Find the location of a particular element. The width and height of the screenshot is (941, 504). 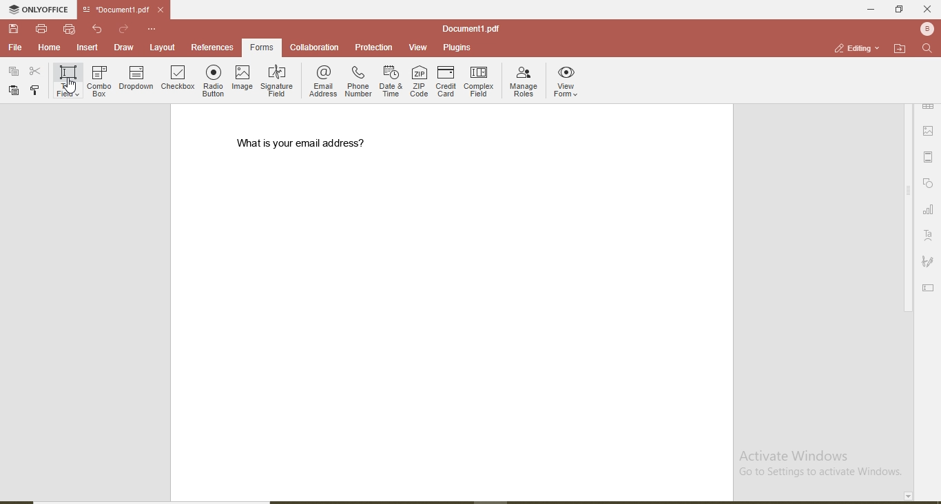

layout is located at coordinates (163, 47).